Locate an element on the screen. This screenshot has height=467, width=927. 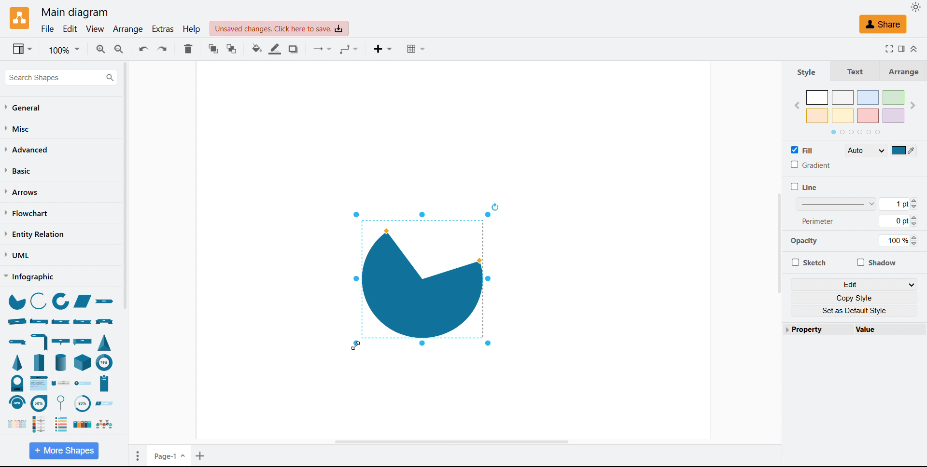
Fill colour  is located at coordinates (257, 49).